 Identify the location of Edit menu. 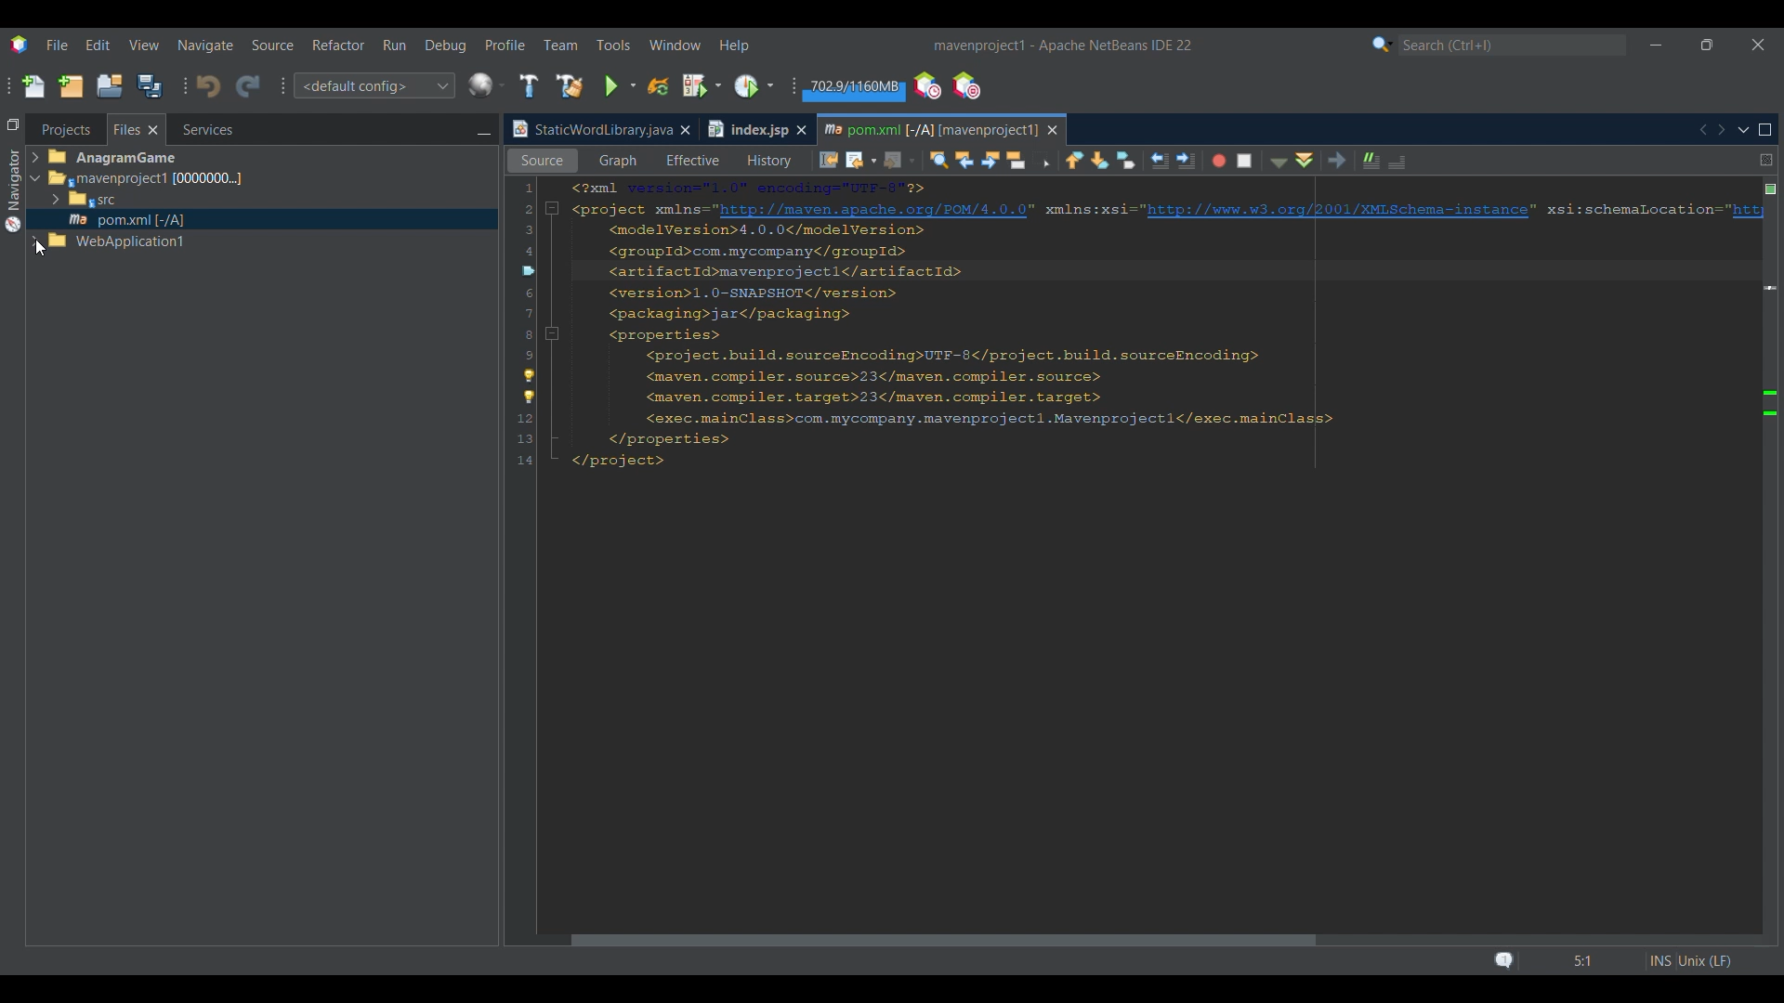
(98, 45).